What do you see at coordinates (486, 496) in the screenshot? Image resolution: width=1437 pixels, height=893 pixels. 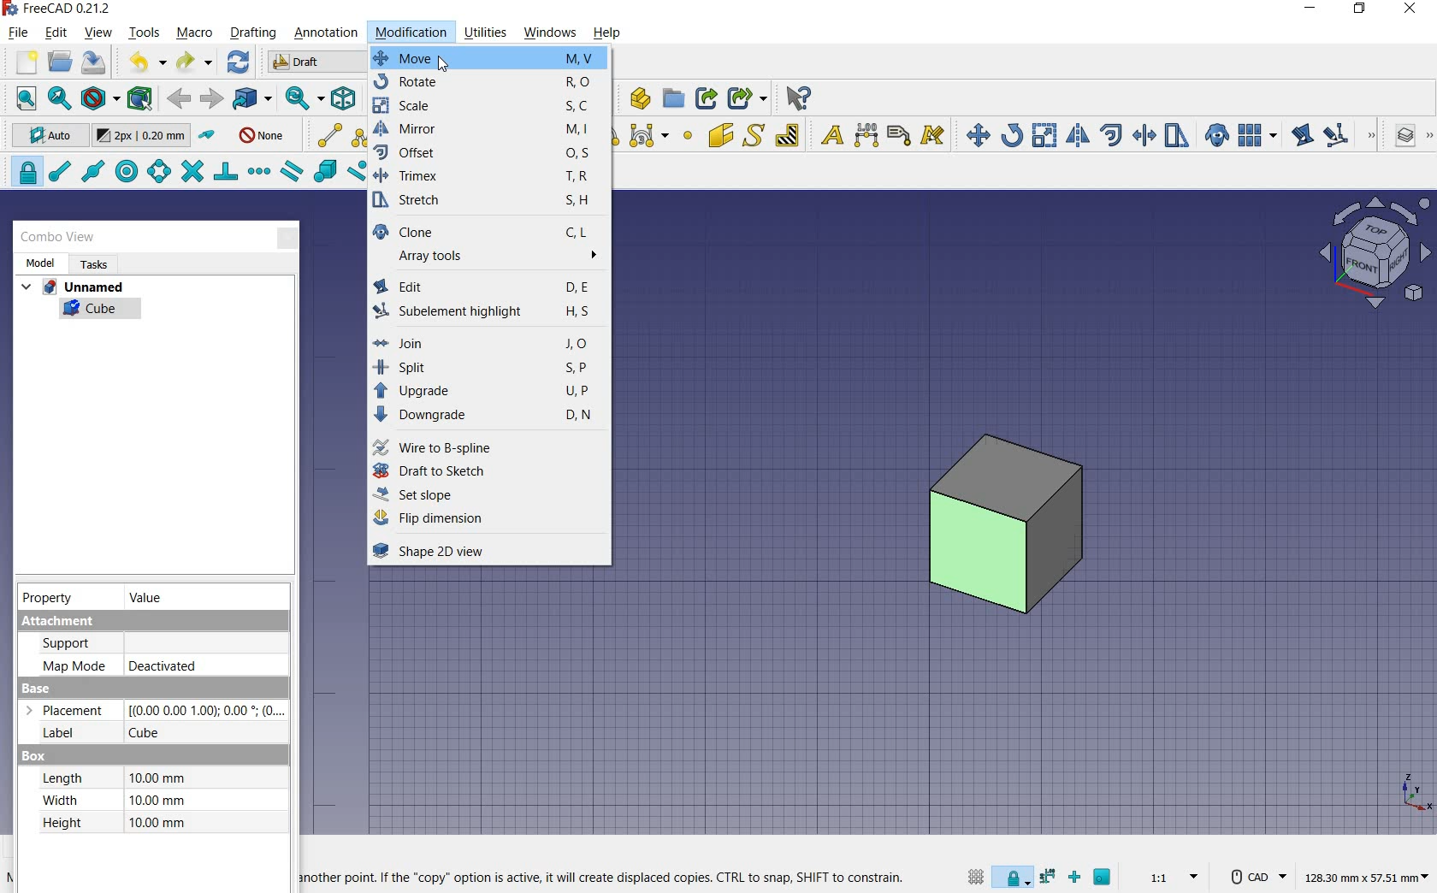 I see `set slope` at bounding box center [486, 496].